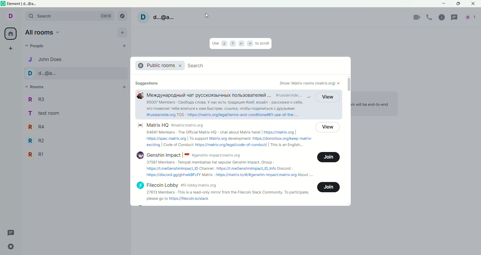 This screenshot has width=481, height=255. I want to click on Element | d..@a..., so click(22, 4).